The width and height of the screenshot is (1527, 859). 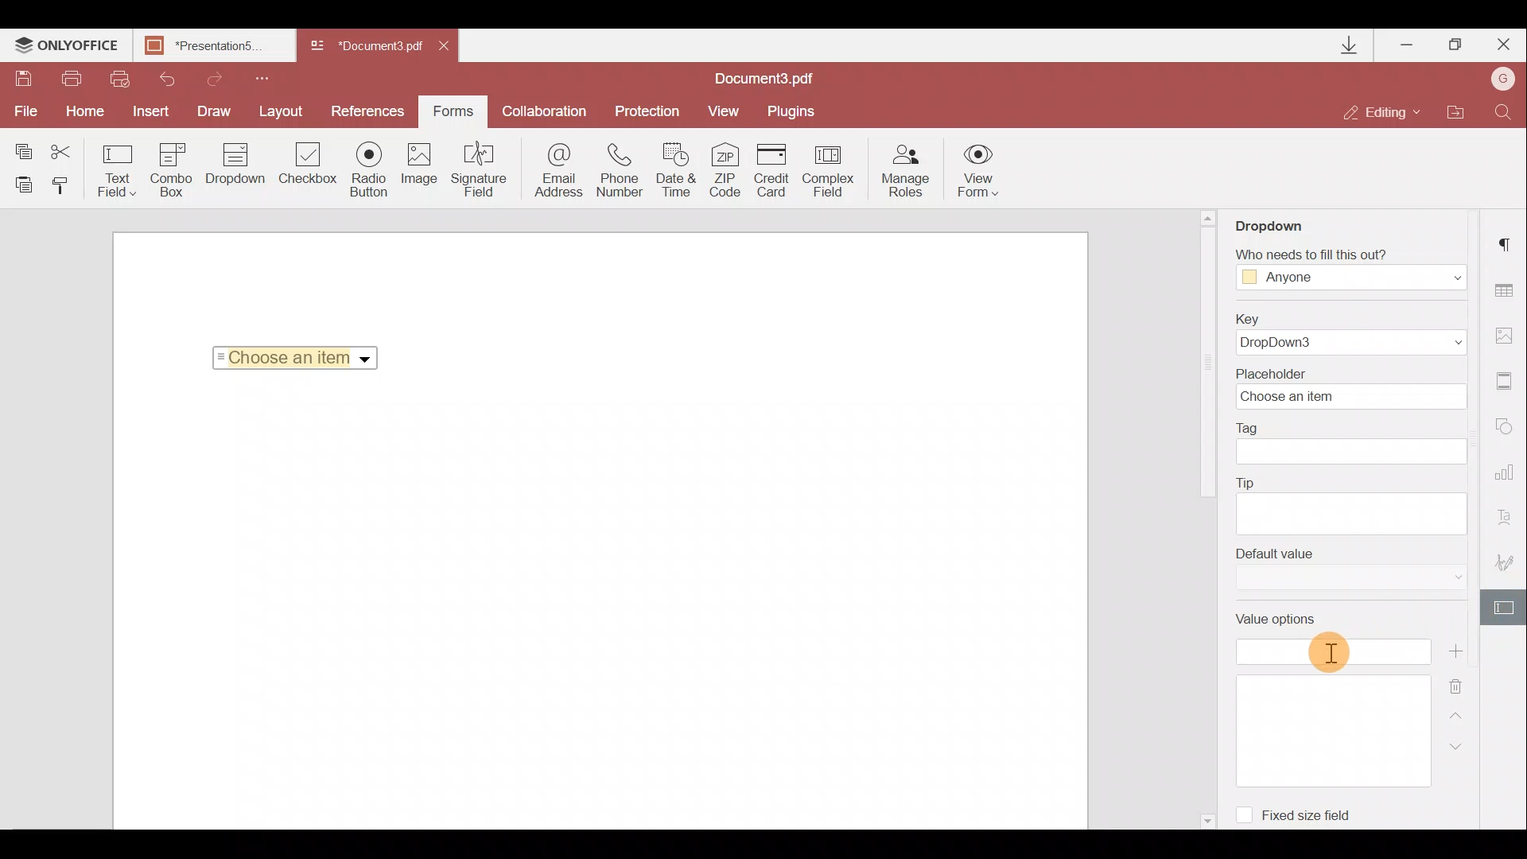 I want to click on Copy style, so click(x=66, y=189).